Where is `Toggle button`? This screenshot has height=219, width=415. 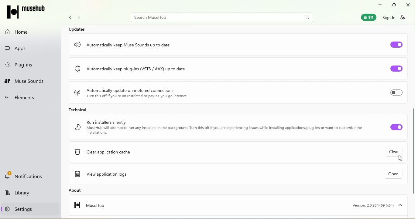 Toggle button is located at coordinates (393, 69).